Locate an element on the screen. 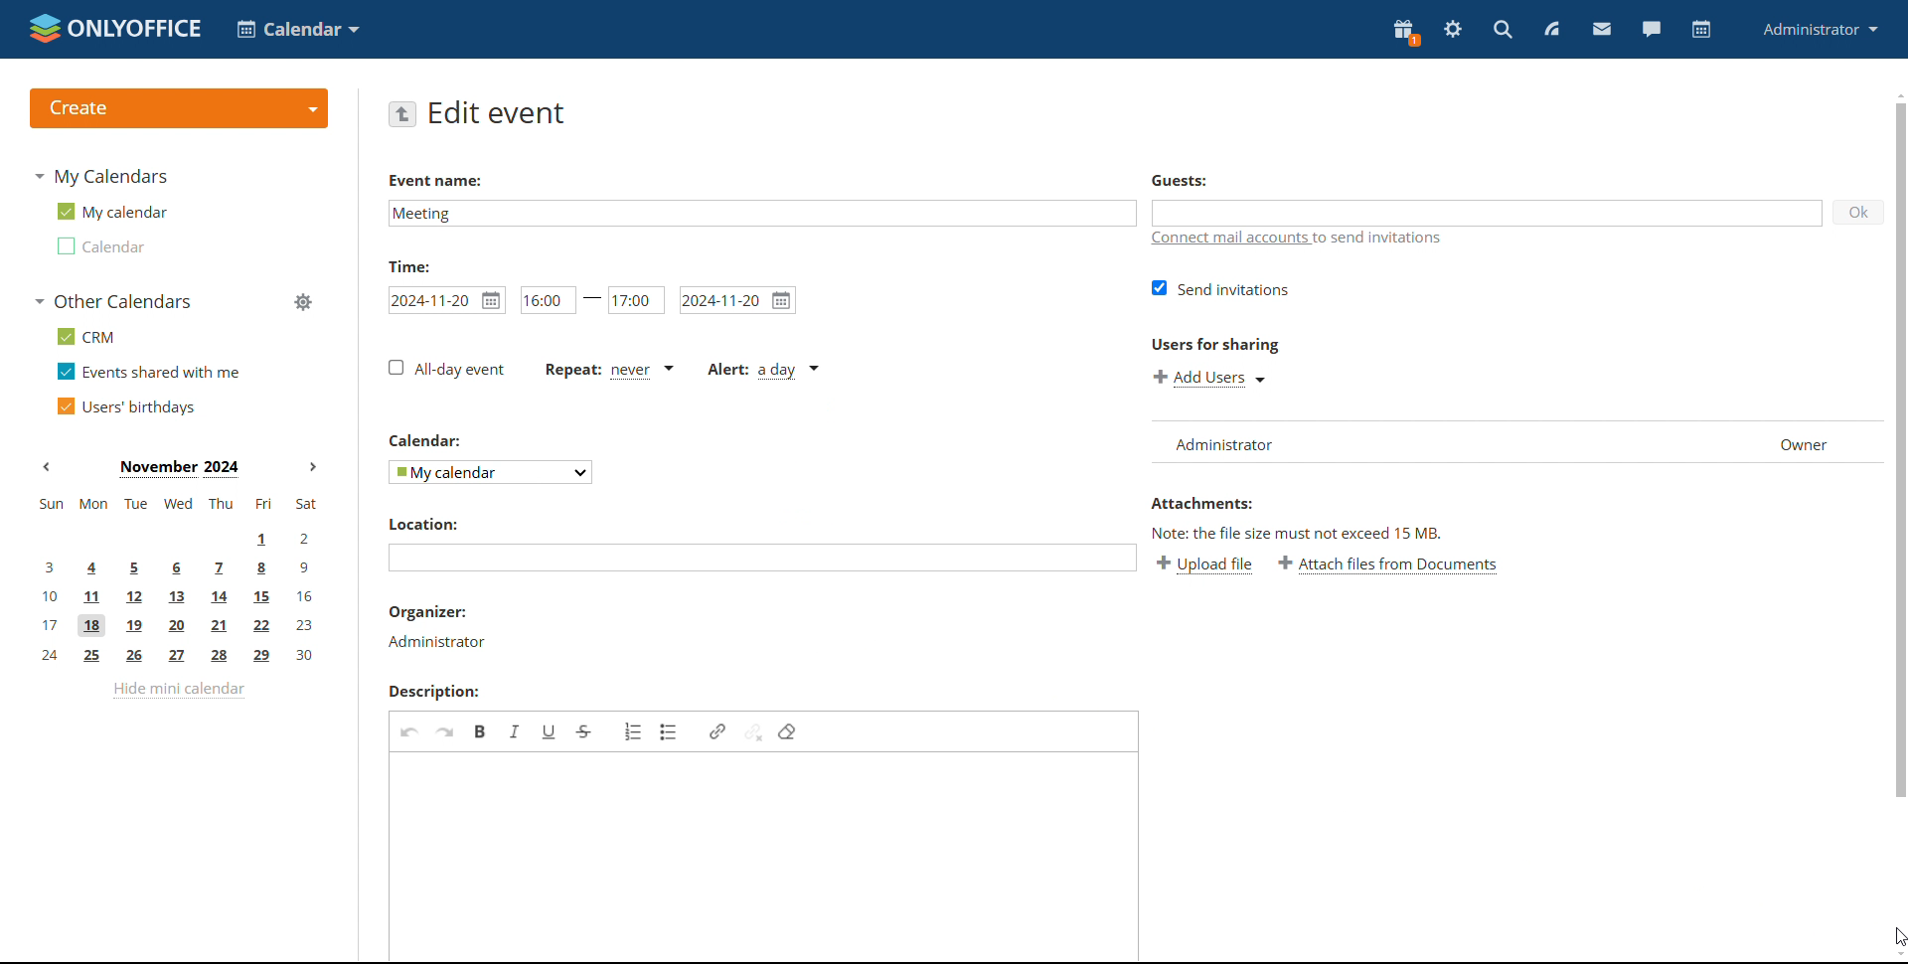 This screenshot has height=964, width=1908. add location is located at coordinates (762, 559).